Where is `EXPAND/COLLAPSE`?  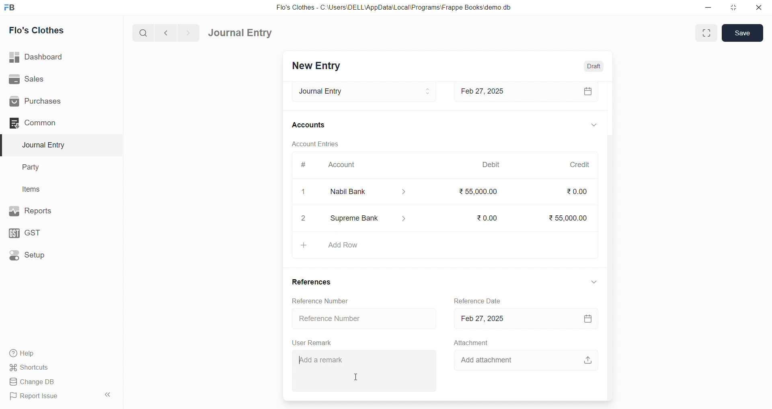
EXPAND/COLLAPSE is located at coordinates (594, 282).